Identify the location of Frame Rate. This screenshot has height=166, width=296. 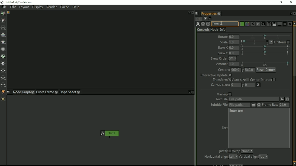
(270, 105).